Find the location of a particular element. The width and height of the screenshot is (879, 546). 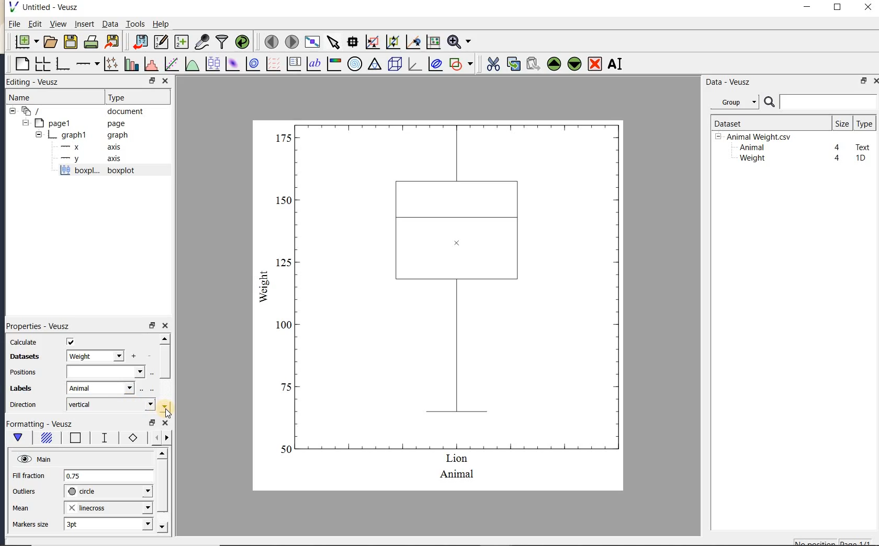

calculate is located at coordinates (24, 343).